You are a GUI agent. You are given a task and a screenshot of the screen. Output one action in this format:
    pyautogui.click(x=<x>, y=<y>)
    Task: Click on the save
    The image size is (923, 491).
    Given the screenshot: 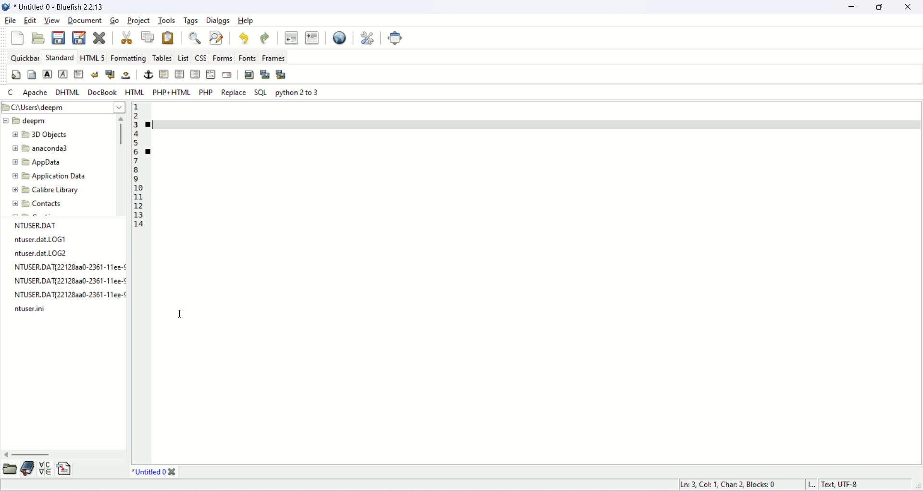 What is the action you would take?
    pyautogui.click(x=60, y=39)
    